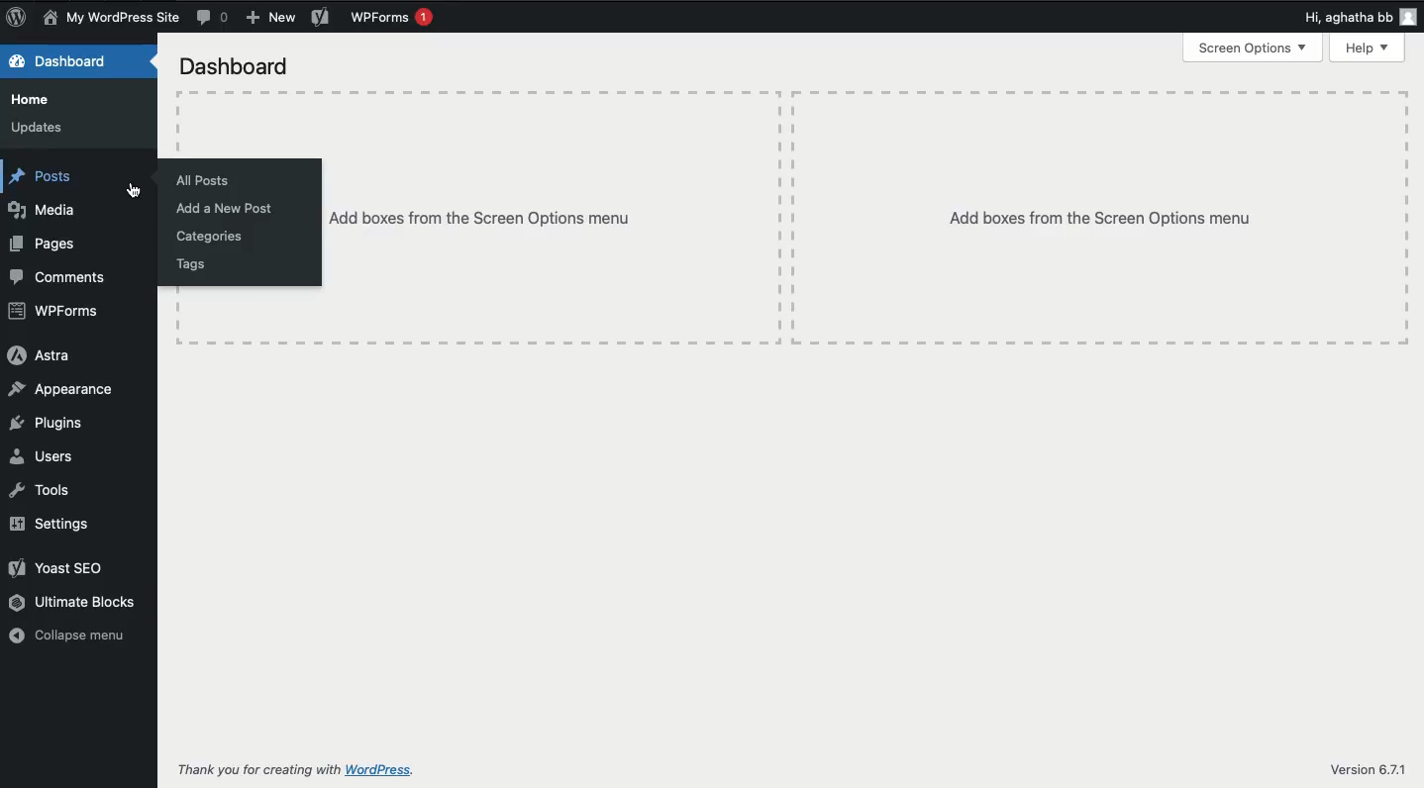  What do you see at coordinates (295, 770) in the screenshot?
I see `Thank you for creating with WordPress` at bounding box center [295, 770].